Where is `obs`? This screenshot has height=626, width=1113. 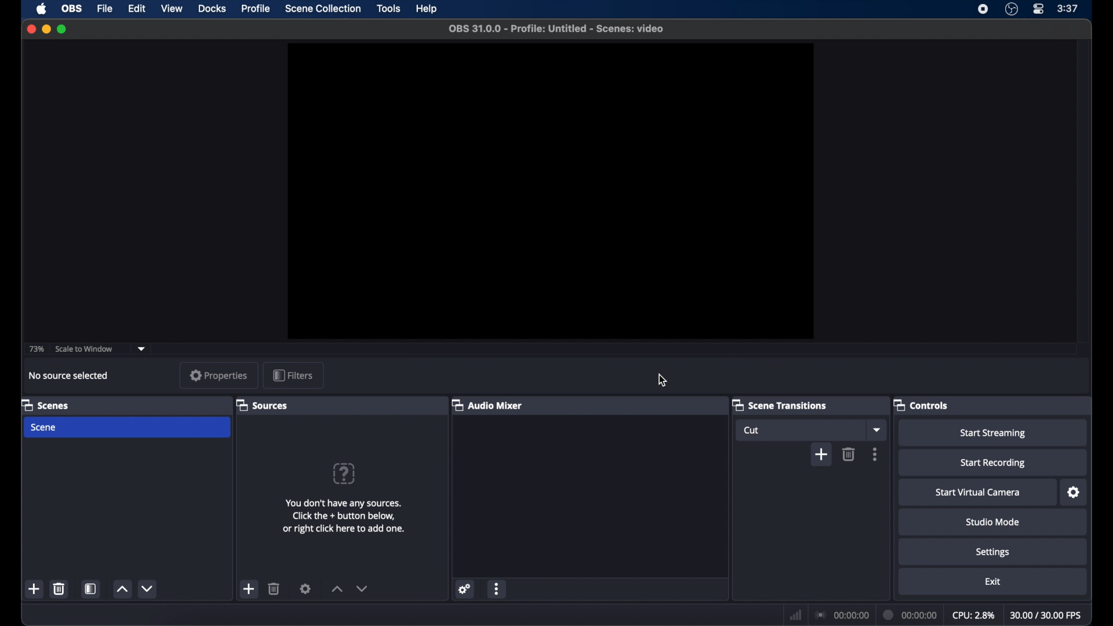 obs is located at coordinates (72, 9).